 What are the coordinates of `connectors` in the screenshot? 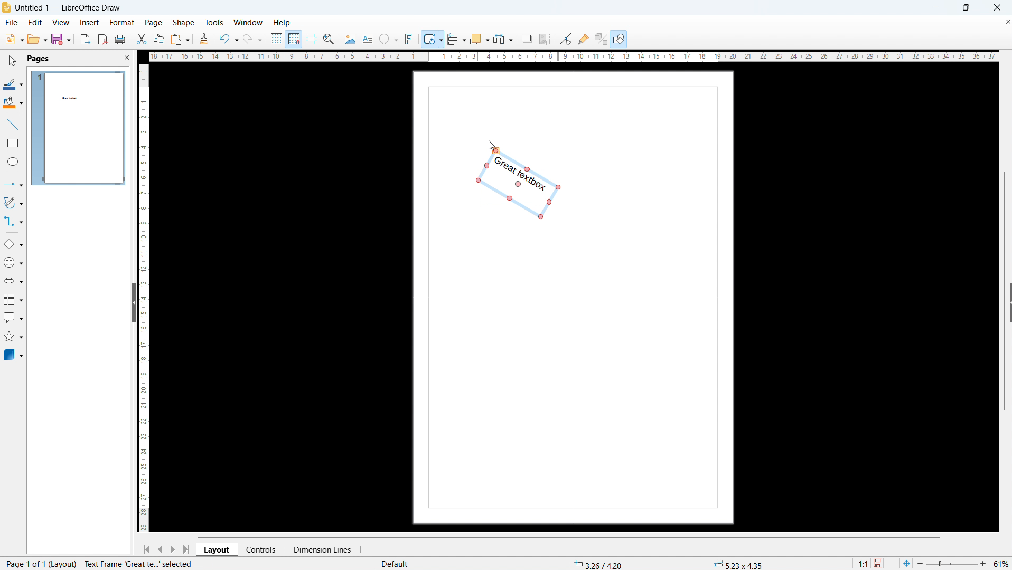 It's located at (13, 222).